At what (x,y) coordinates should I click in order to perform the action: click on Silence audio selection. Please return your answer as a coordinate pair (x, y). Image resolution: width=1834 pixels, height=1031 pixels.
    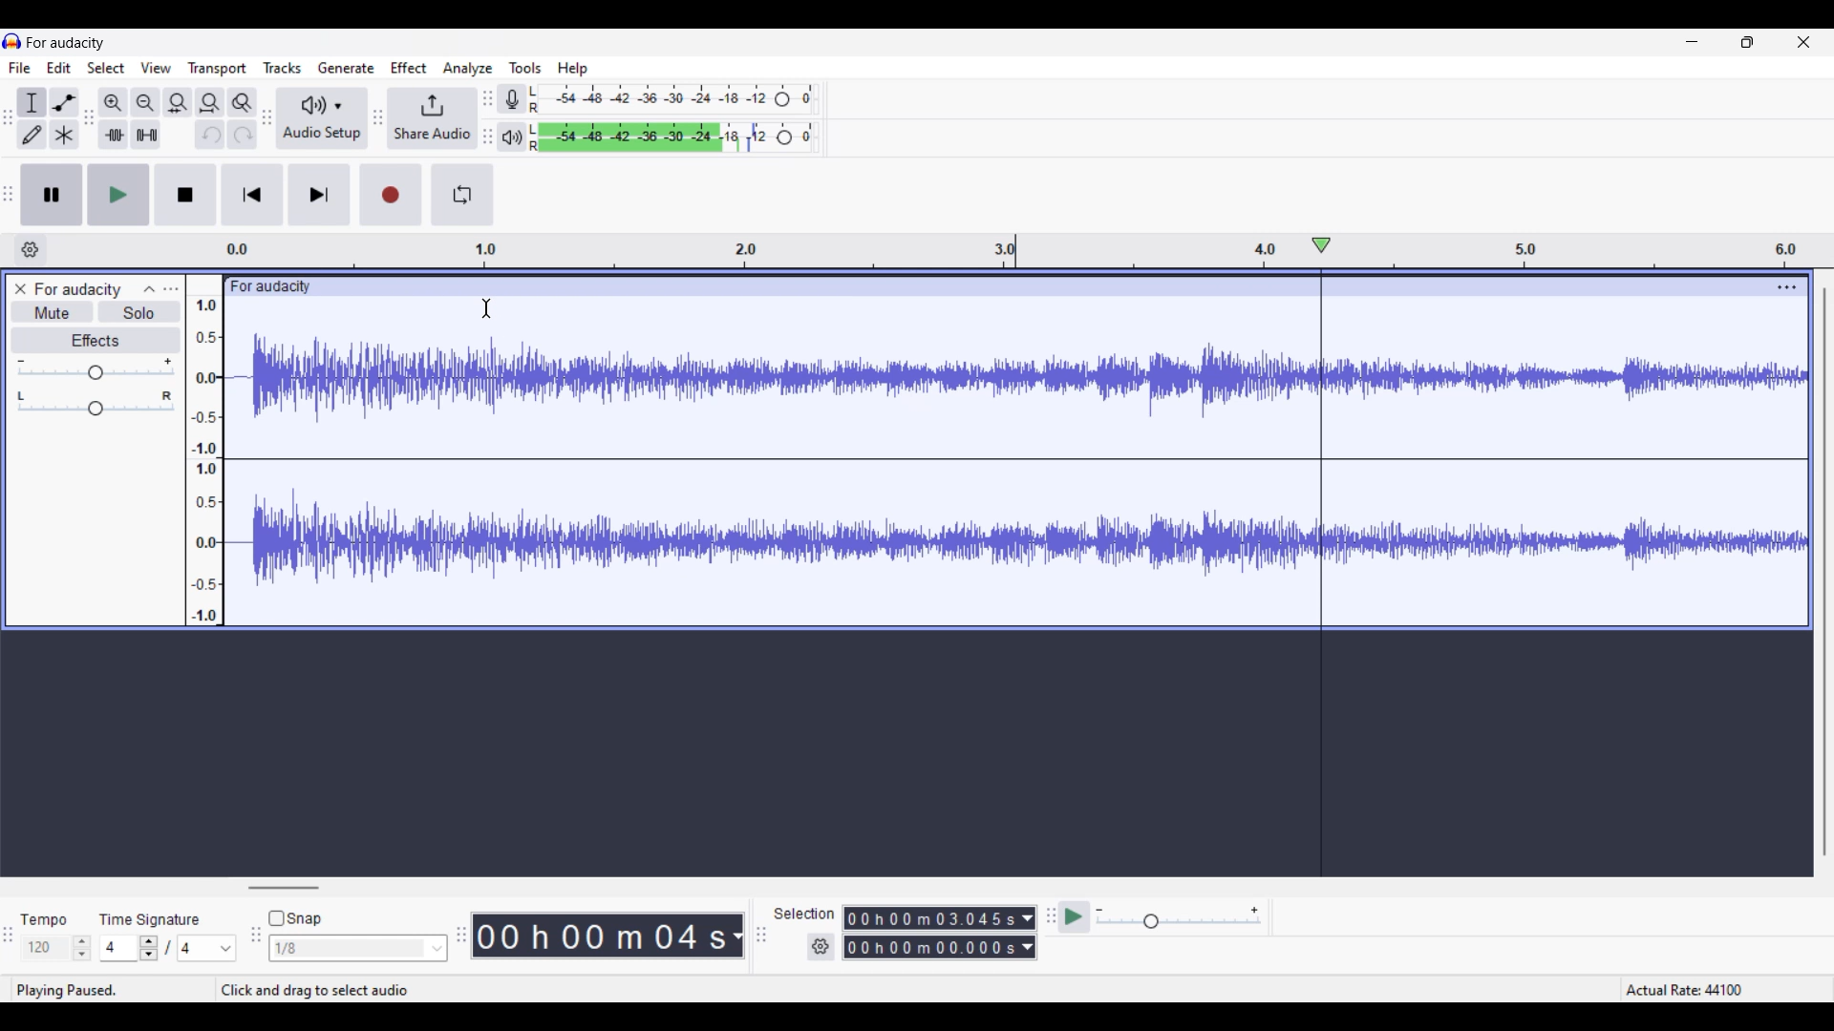
    Looking at the image, I should click on (146, 135).